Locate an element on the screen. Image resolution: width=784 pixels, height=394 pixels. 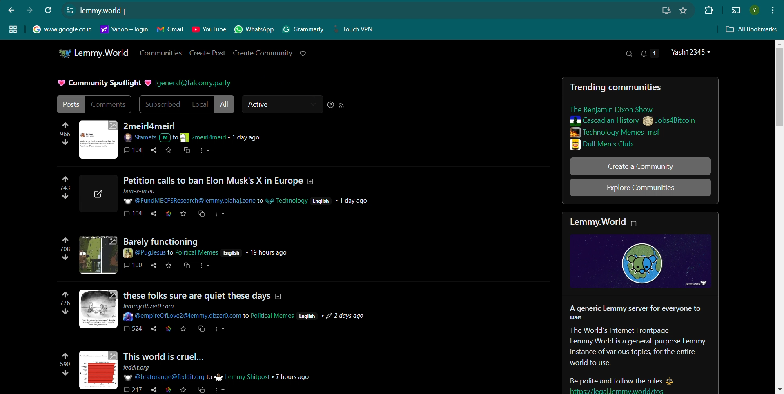
All is located at coordinates (225, 104).